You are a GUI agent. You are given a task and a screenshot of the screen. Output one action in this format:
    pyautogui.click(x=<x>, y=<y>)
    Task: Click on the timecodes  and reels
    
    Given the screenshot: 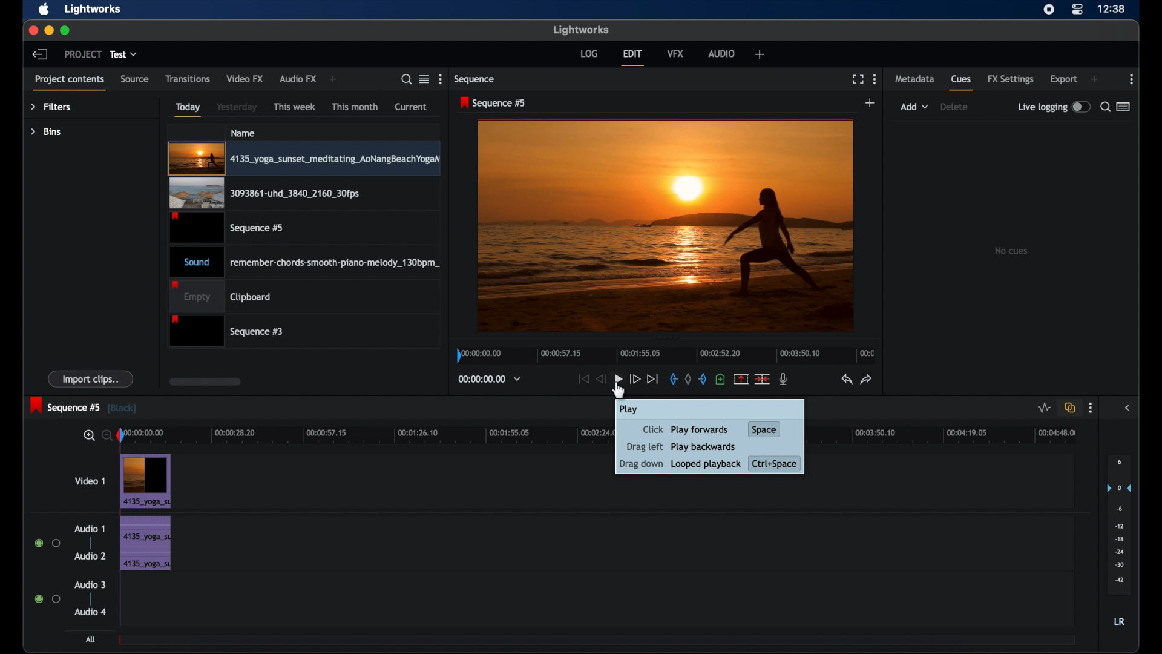 What is the action you would take?
    pyautogui.click(x=490, y=379)
    